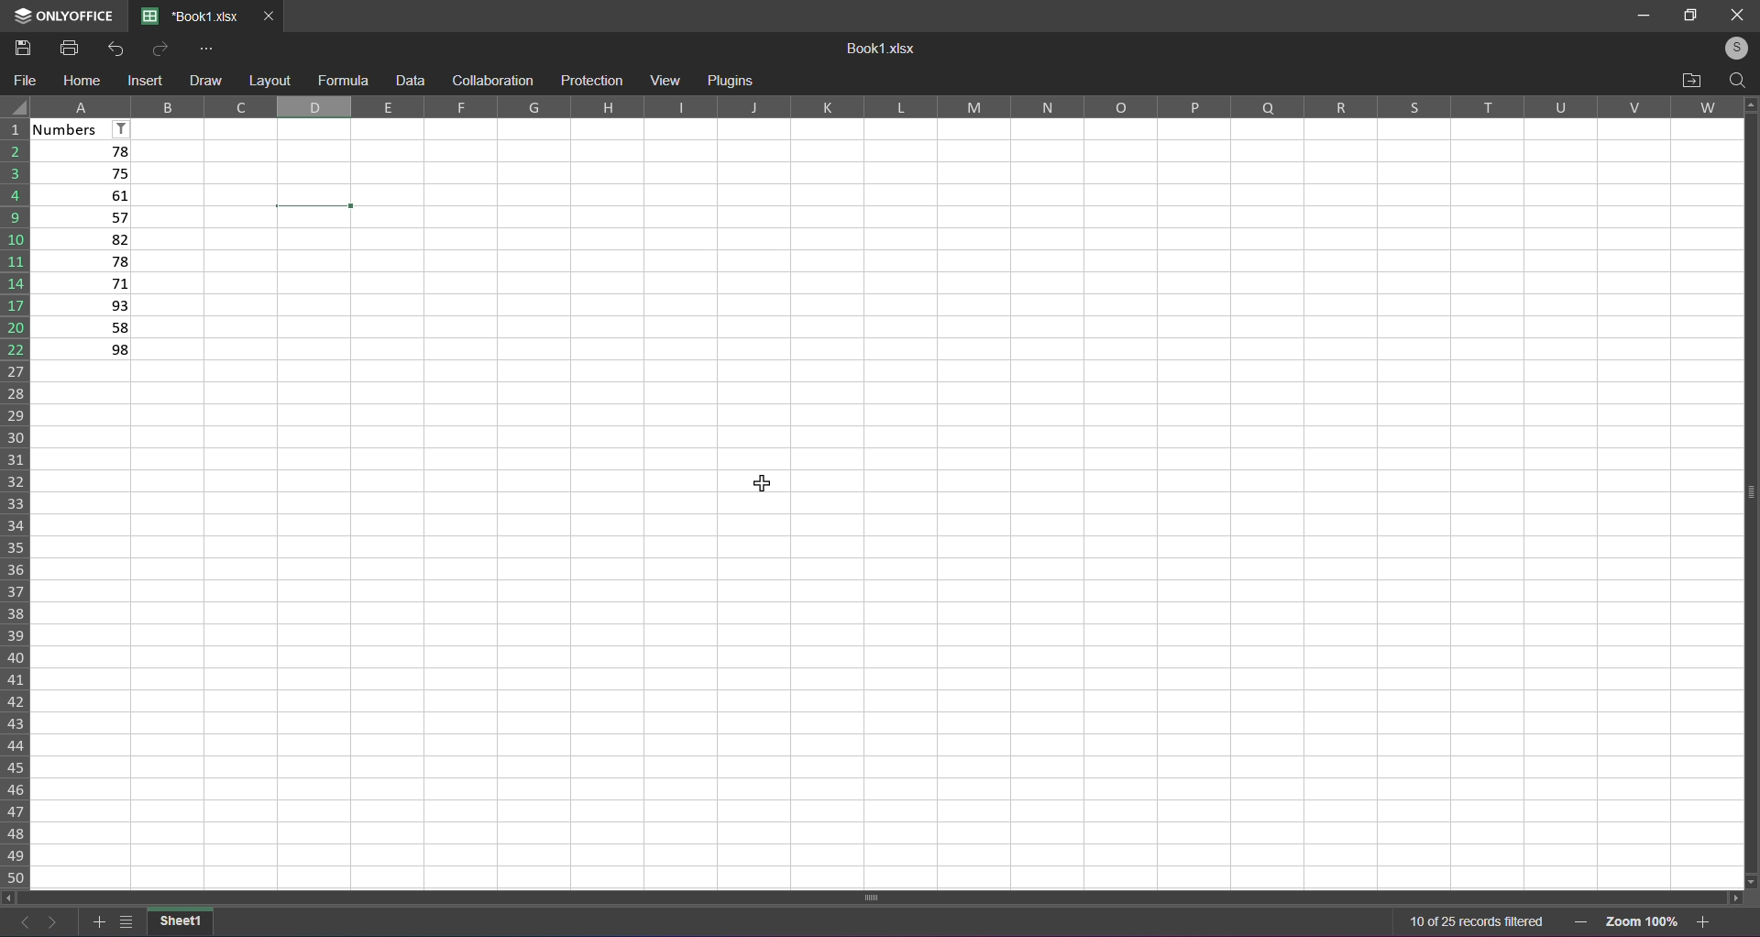  I want to click on Minimize, so click(1639, 14).